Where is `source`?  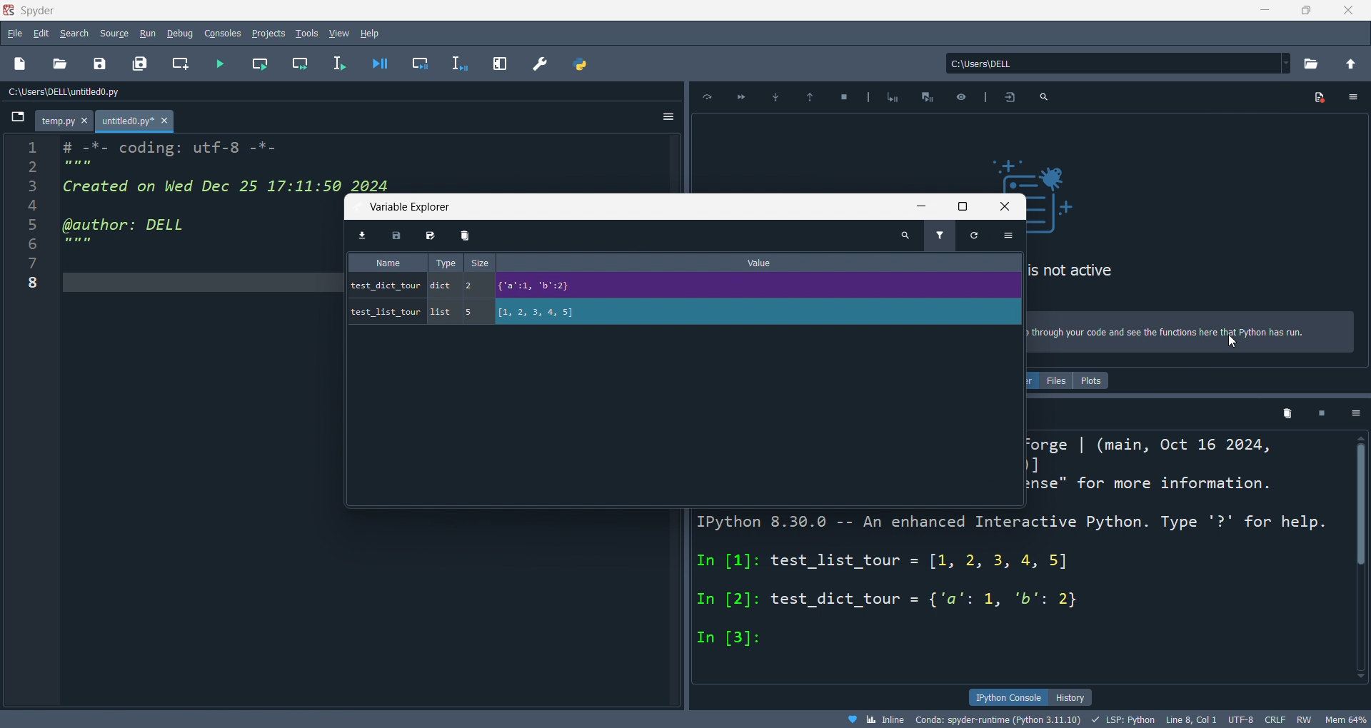
source is located at coordinates (114, 32).